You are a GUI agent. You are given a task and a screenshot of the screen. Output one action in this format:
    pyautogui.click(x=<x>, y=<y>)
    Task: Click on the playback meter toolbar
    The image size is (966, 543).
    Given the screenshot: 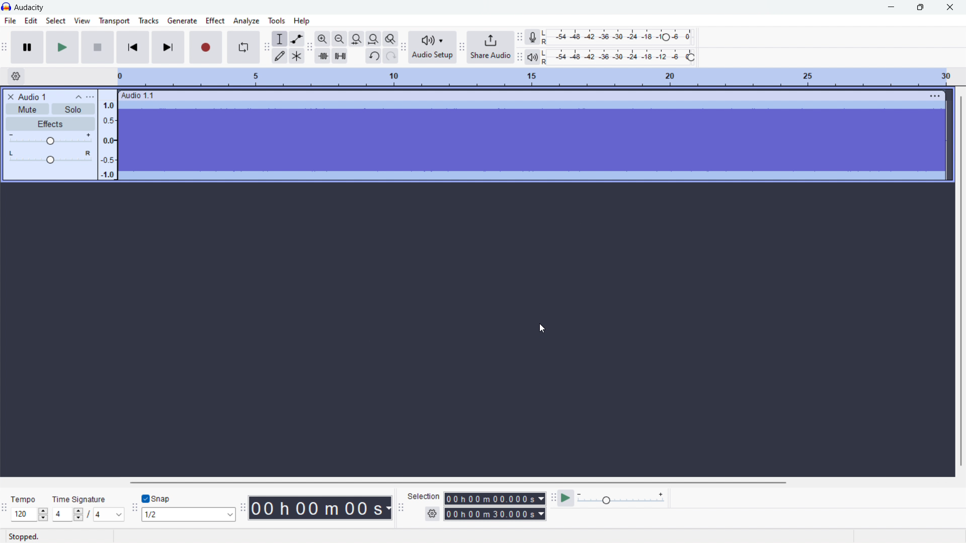 What is the action you would take?
    pyautogui.click(x=520, y=57)
    